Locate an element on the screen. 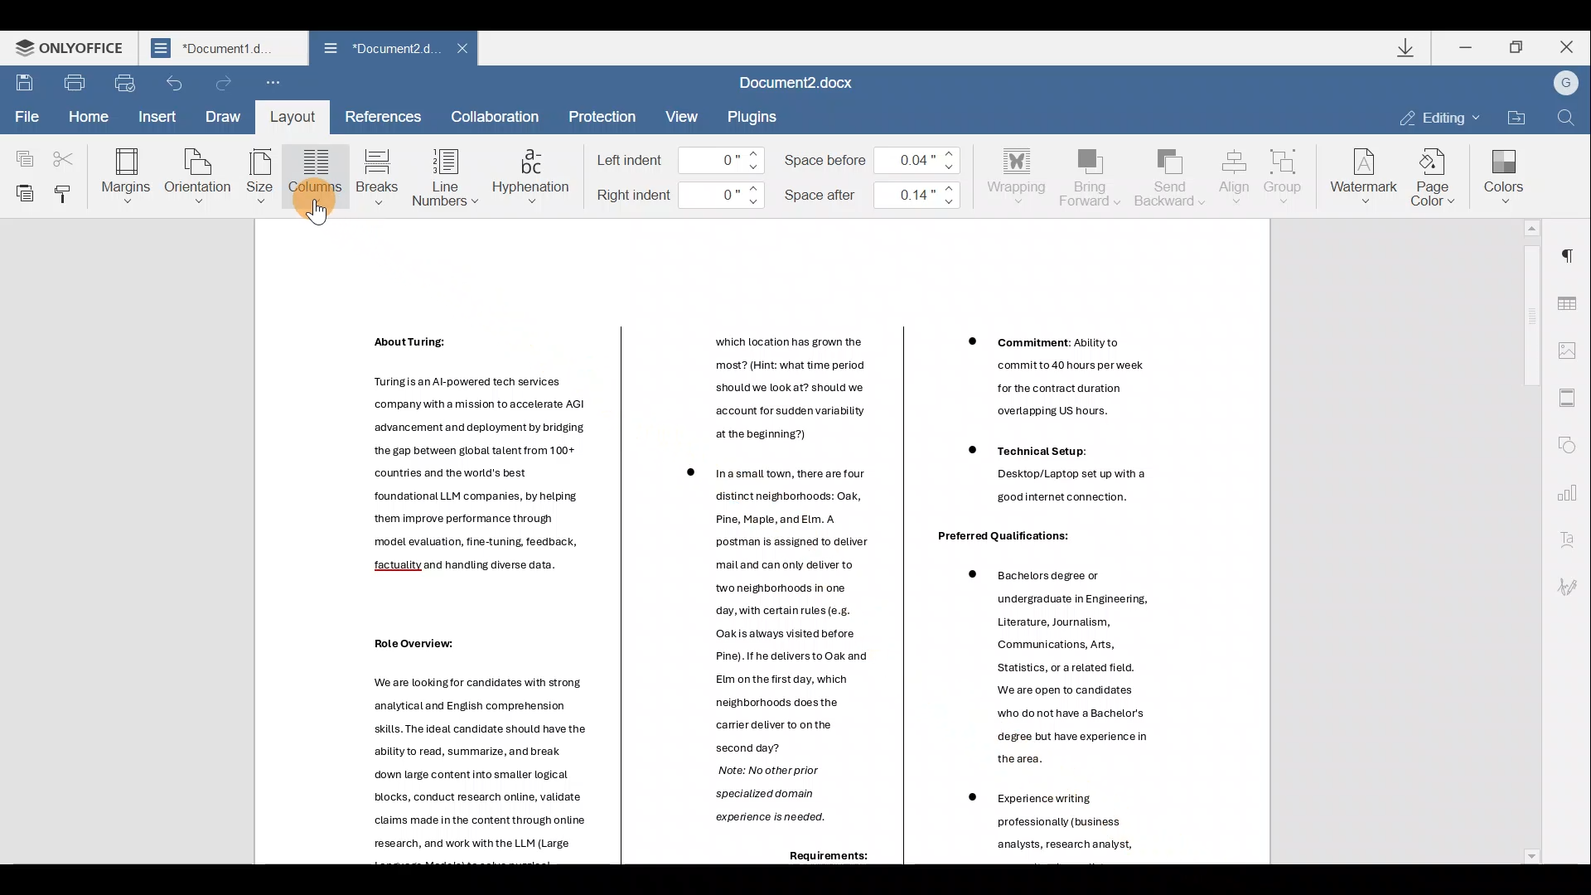  File is located at coordinates (24, 114).